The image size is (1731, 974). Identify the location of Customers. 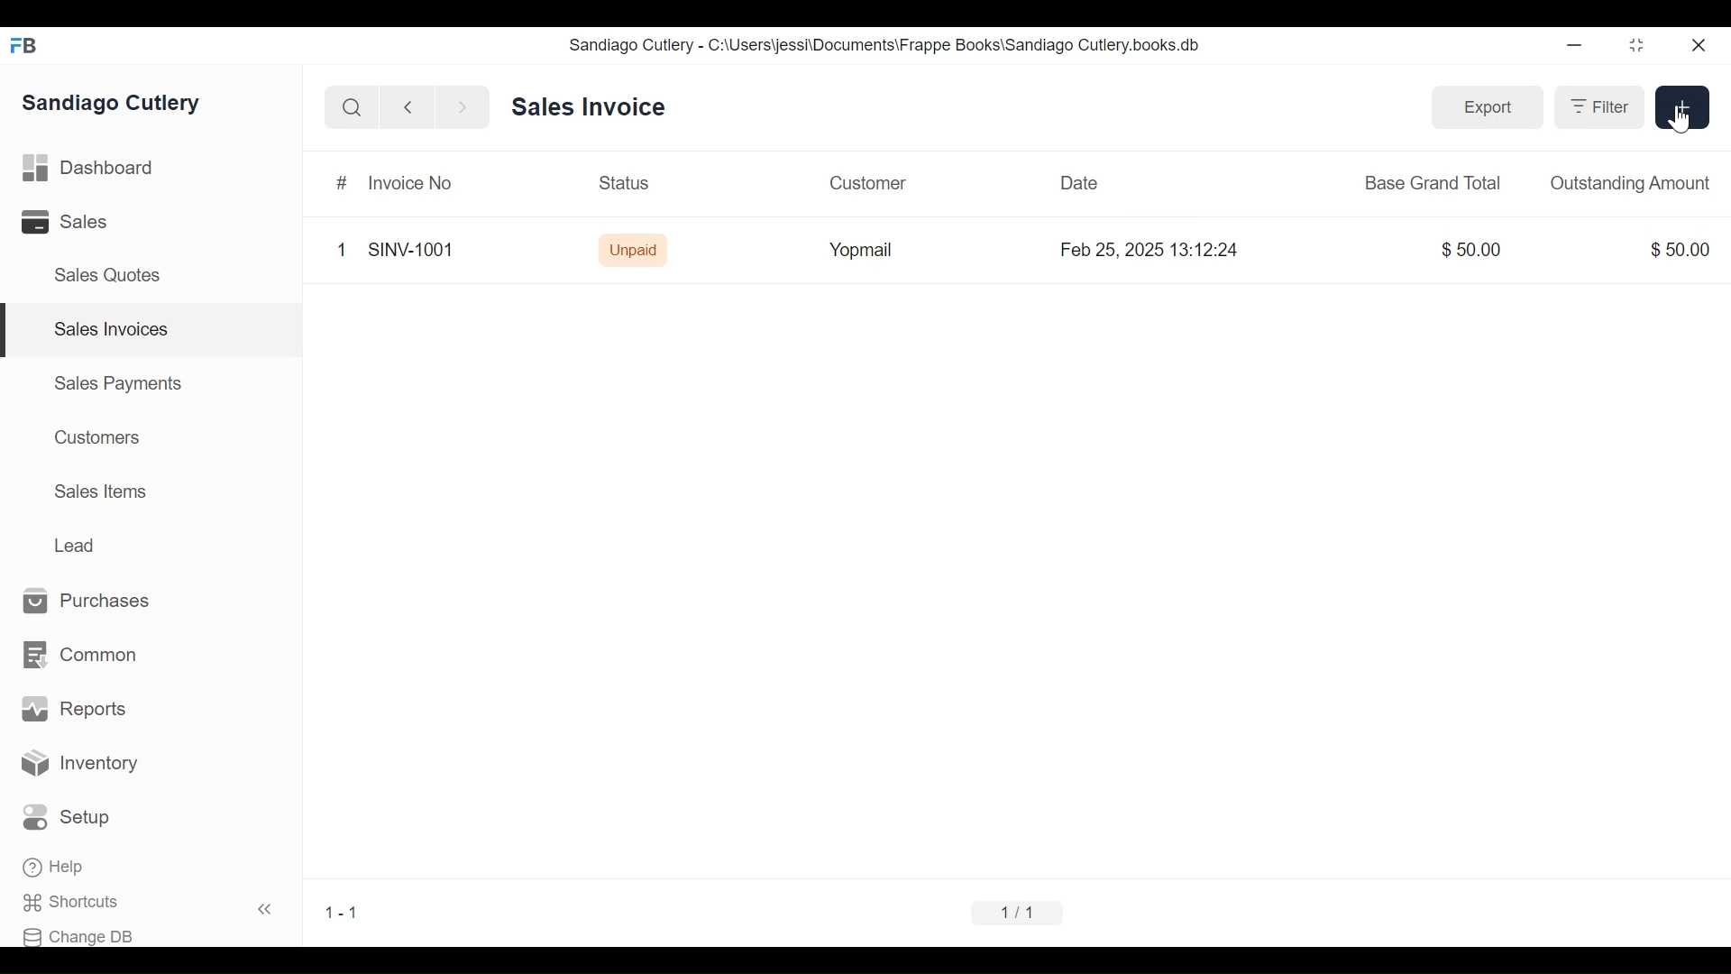
(93, 437).